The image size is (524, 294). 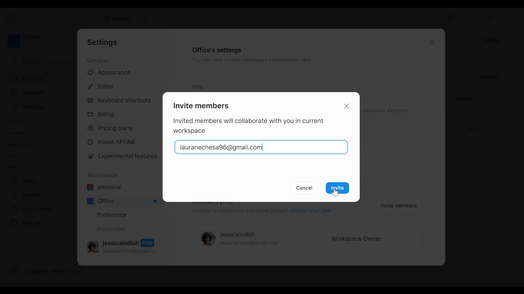 I want to click on Learn more, so click(x=31, y=209).